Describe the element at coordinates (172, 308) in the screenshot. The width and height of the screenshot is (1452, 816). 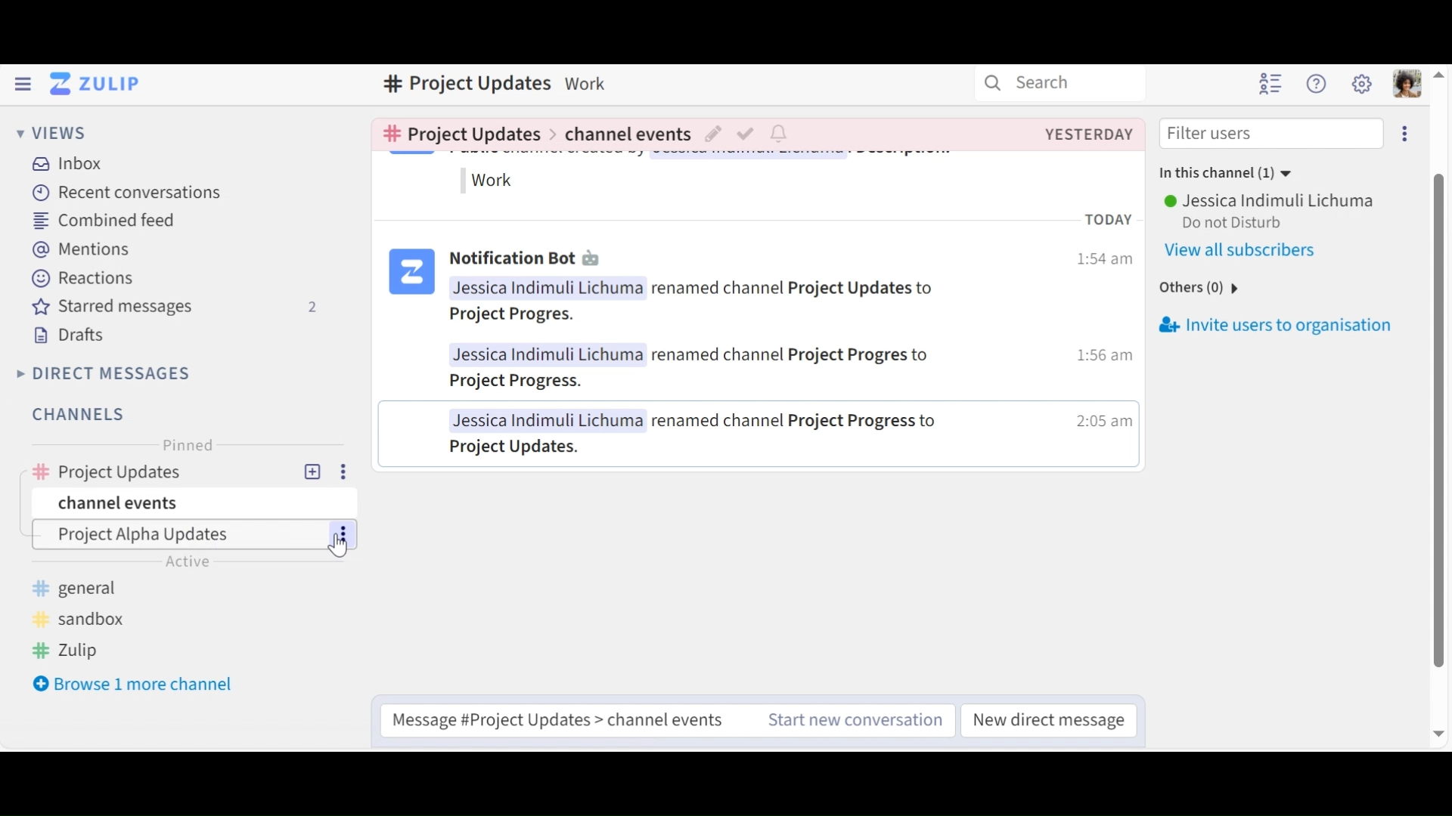
I see `Starred messages` at that location.